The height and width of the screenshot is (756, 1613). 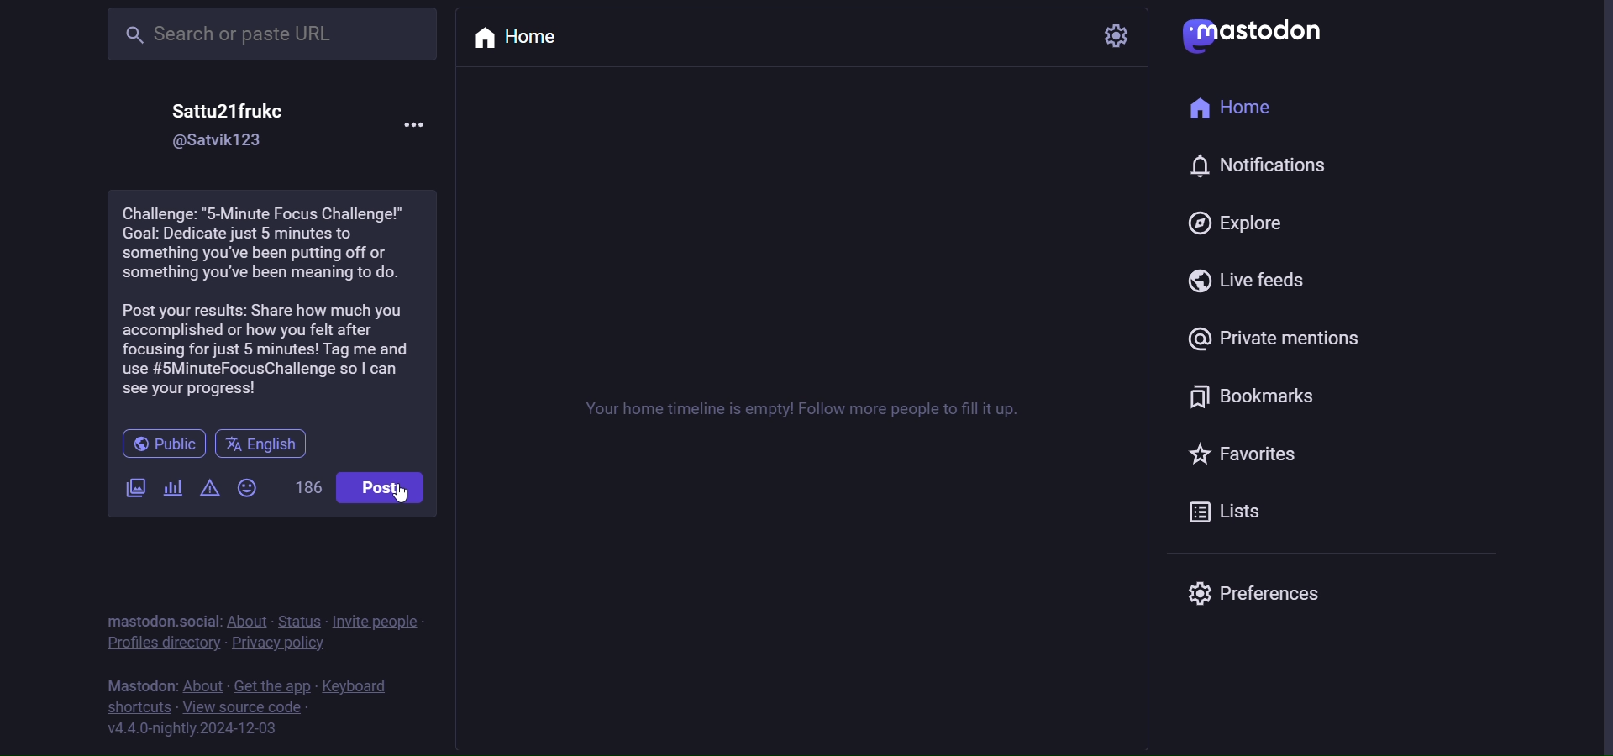 I want to click on preferences, so click(x=1261, y=596).